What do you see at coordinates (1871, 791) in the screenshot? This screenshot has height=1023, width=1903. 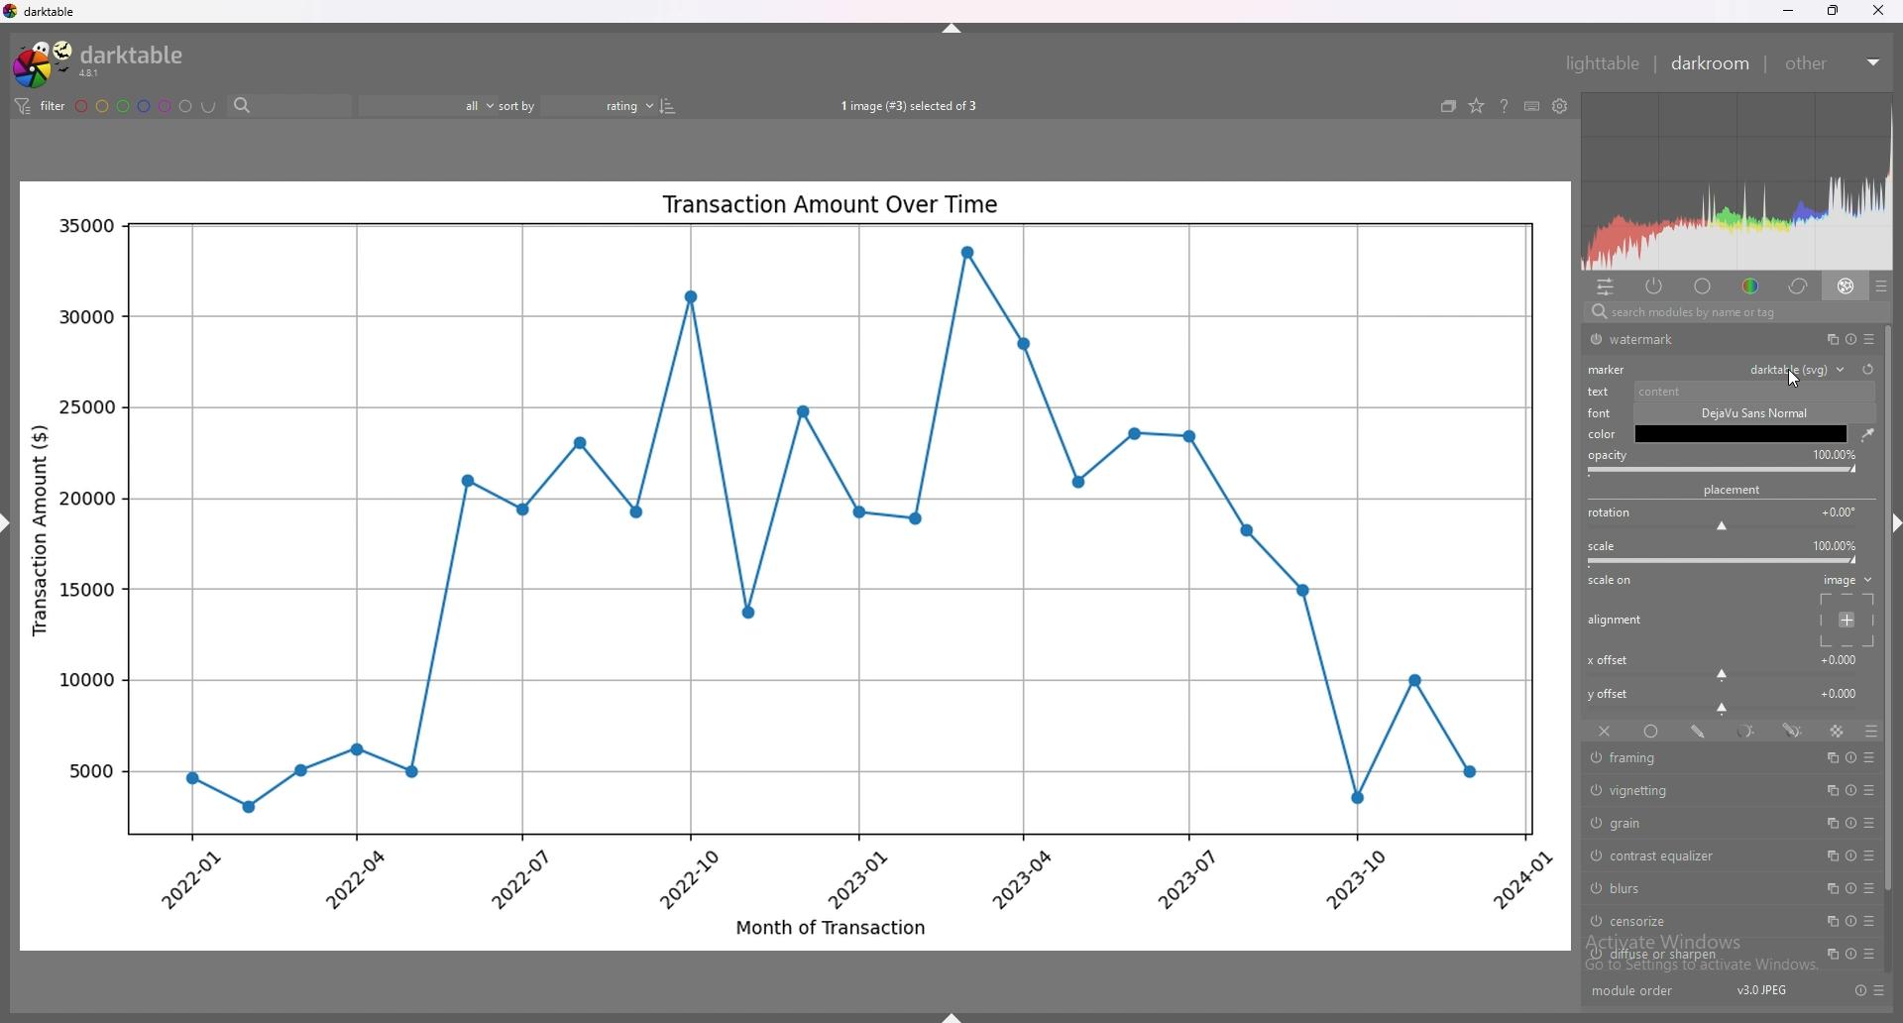 I see `presets` at bounding box center [1871, 791].